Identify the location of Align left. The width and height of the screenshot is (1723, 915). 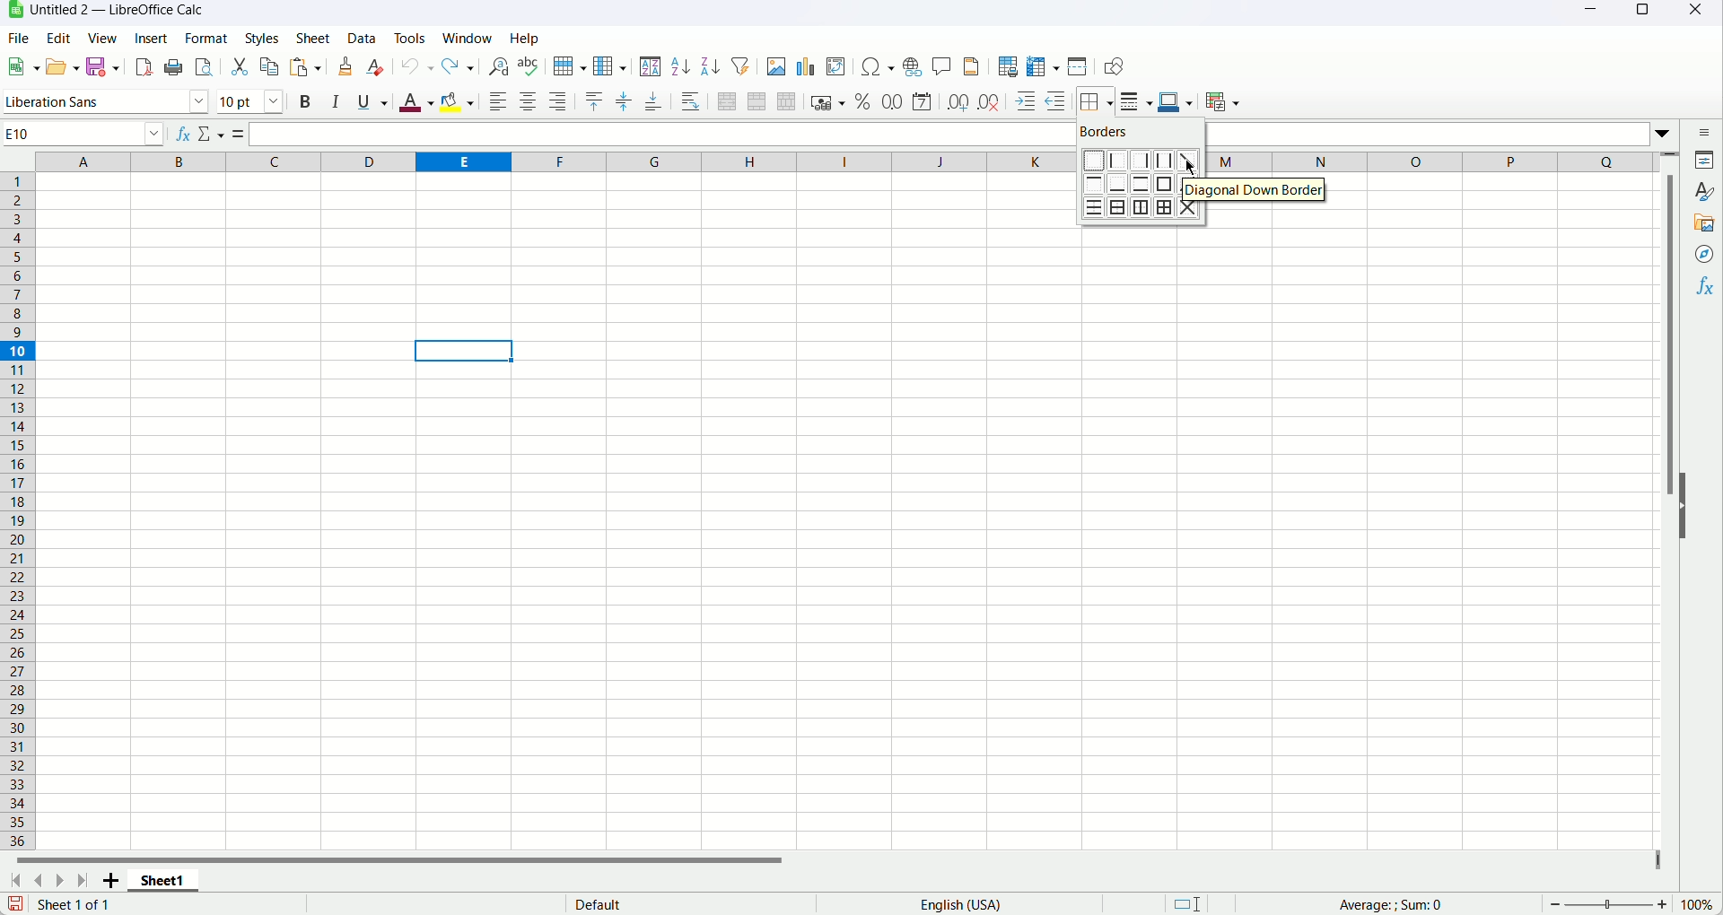
(497, 102).